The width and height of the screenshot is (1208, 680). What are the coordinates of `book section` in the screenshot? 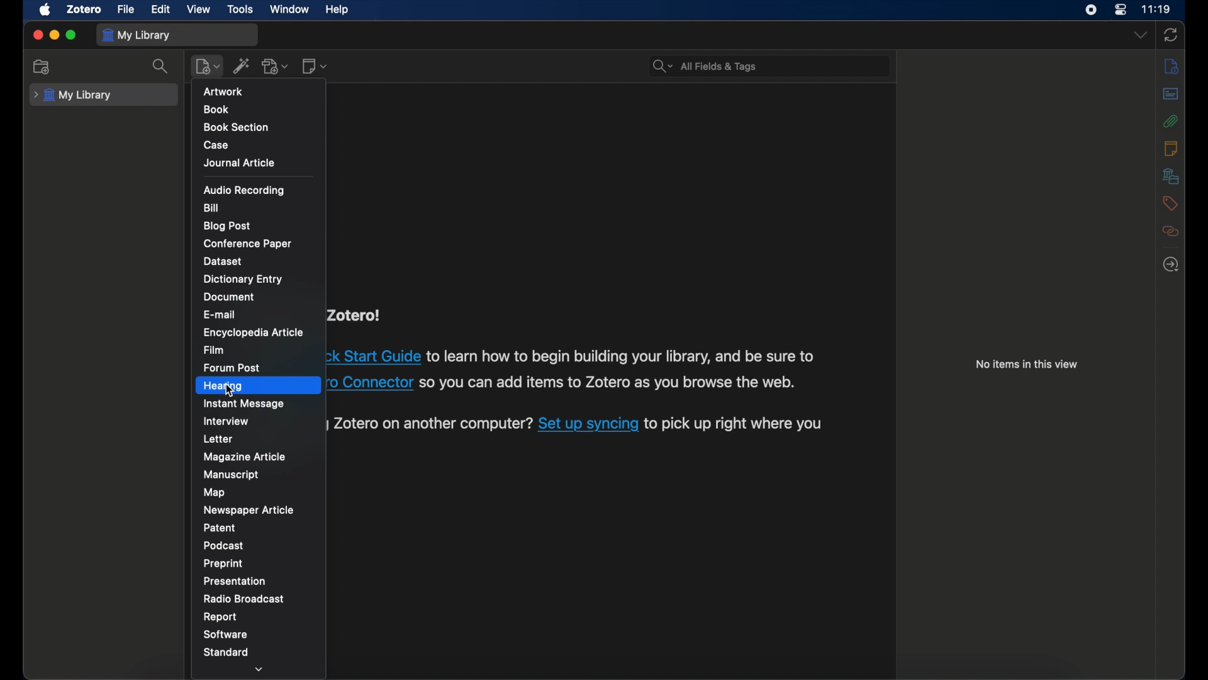 It's located at (238, 127).